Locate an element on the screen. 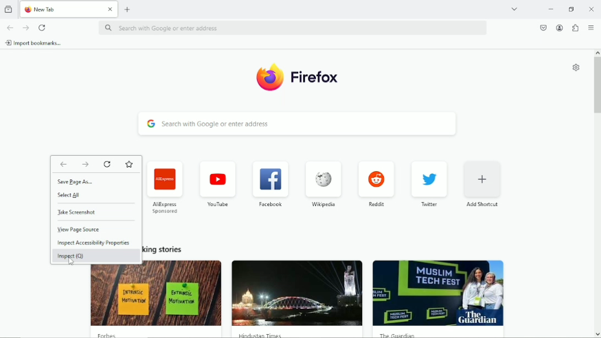 The width and height of the screenshot is (601, 338). Search with google or enter address is located at coordinates (297, 124).